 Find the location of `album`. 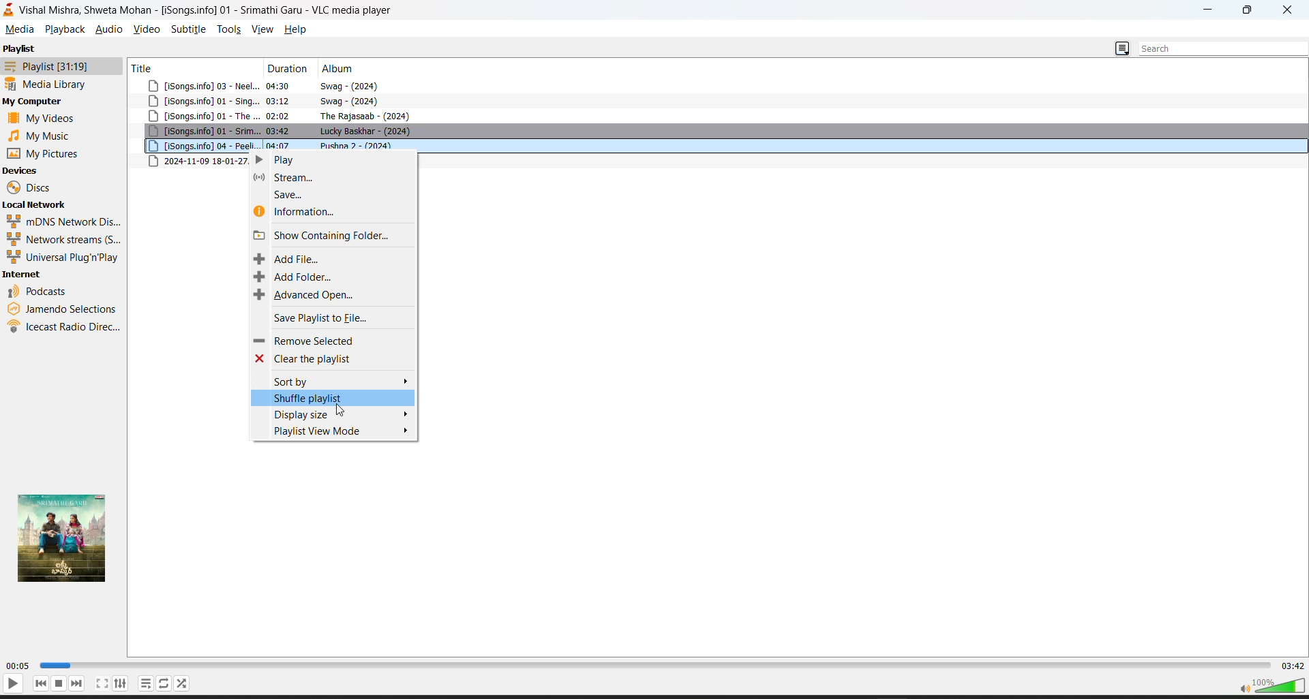

album is located at coordinates (338, 68).